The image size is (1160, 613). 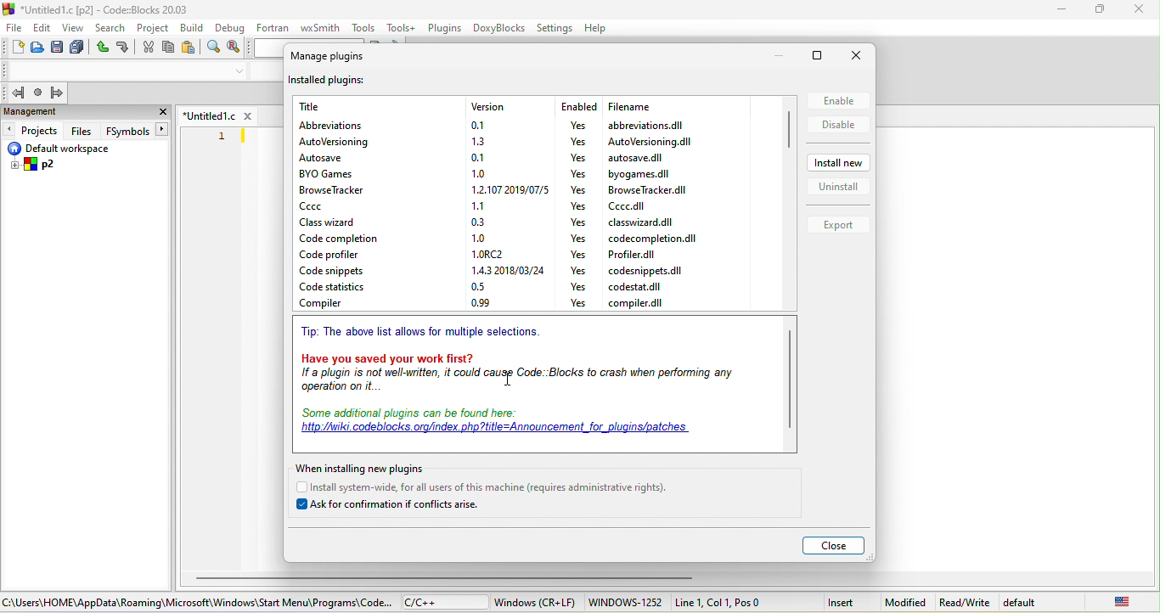 What do you see at coordinates (578, 222) in the screenshot?
I see `yes` at bounding box center [578, 222].